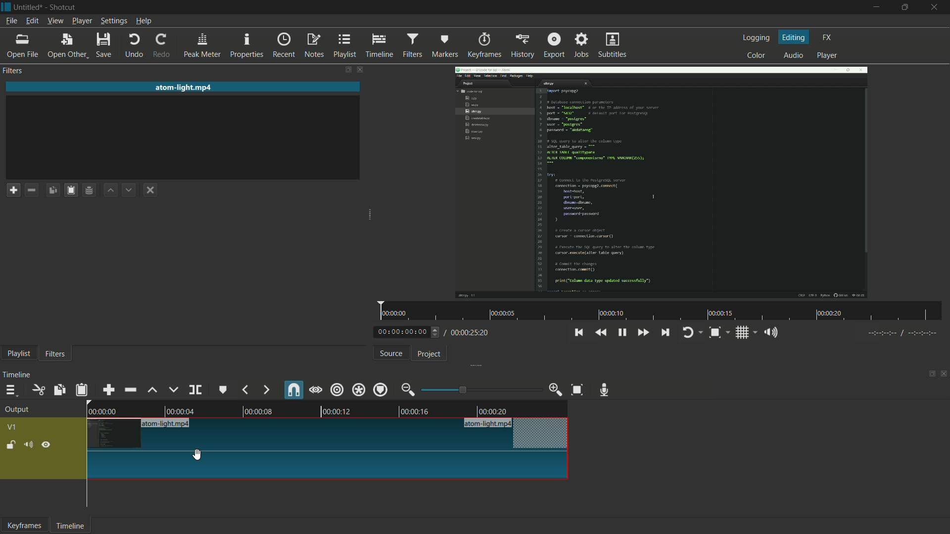  What do you see at coordinates (408, 390) in the screenshot?
I see `move out` at bounding box center [408, 390].